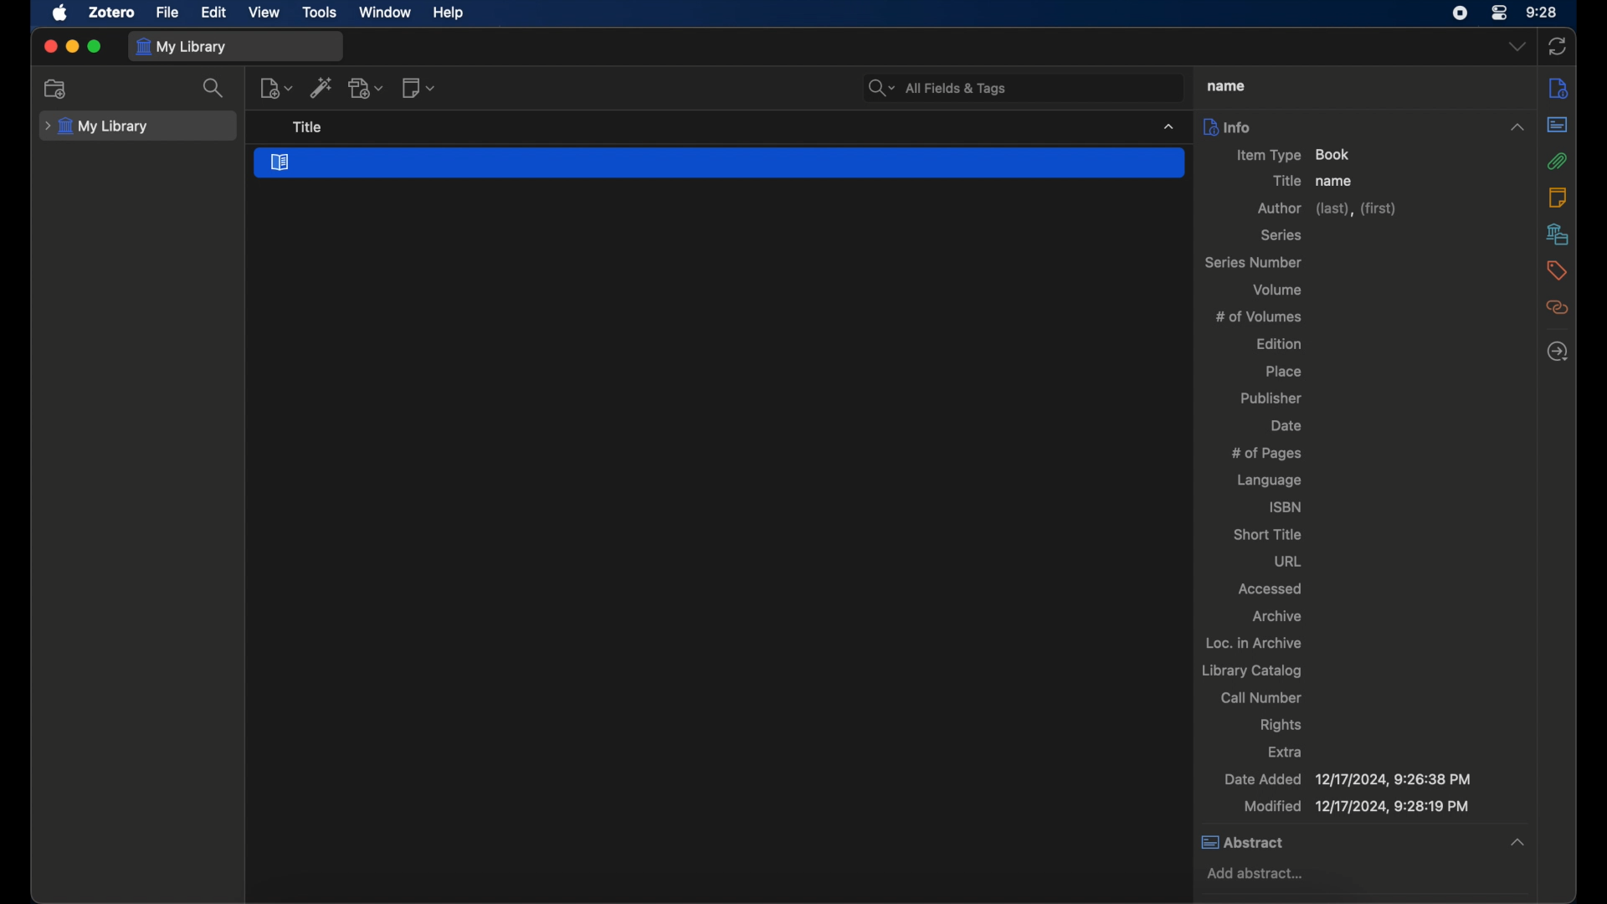 The width and height of the screenshot is (1607, 904). What do you see at coordinates (1558, 197) in the screenshot?
I see `notes` at bounding box center [1558, 197].